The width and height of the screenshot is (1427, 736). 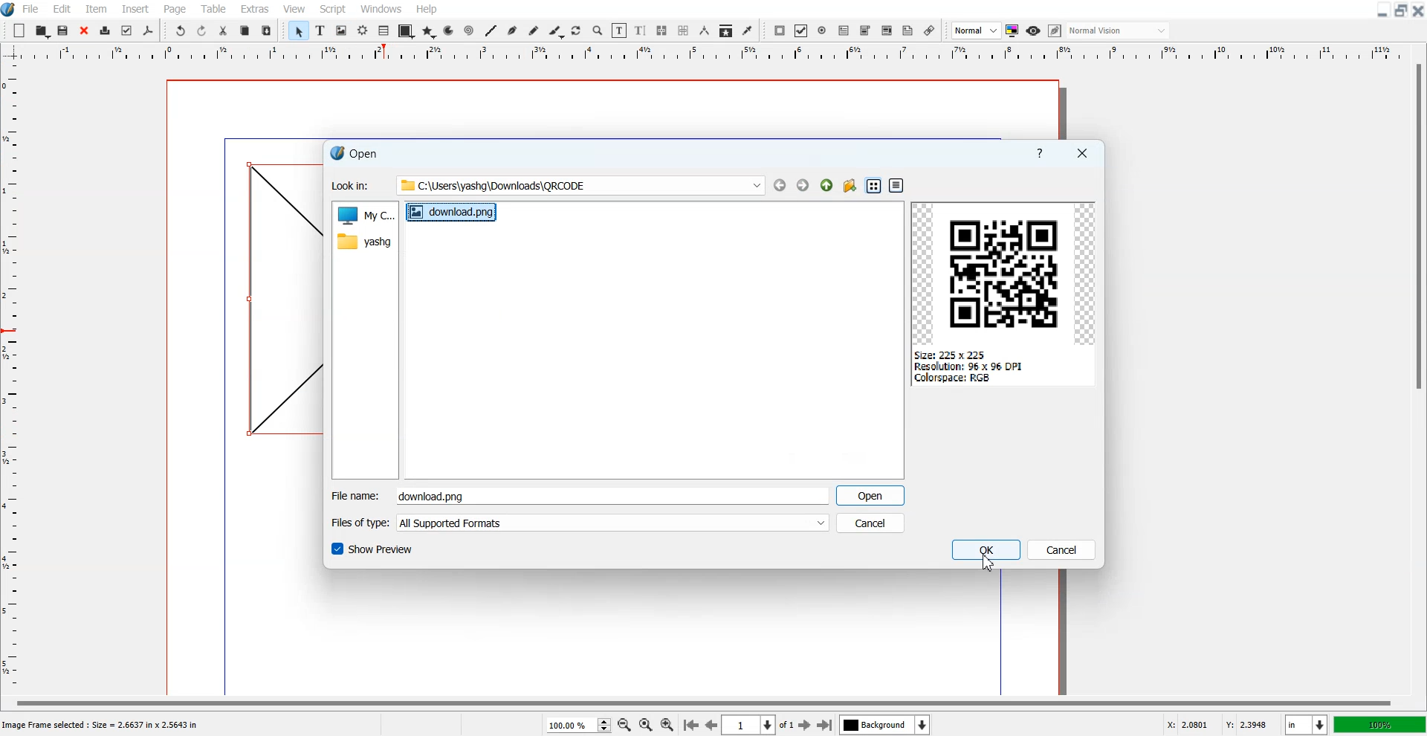 What do you see at coordinates (1055, 30) in the screenshot?
I see `Edit in preview mode` at bounding box center [1055, 30].